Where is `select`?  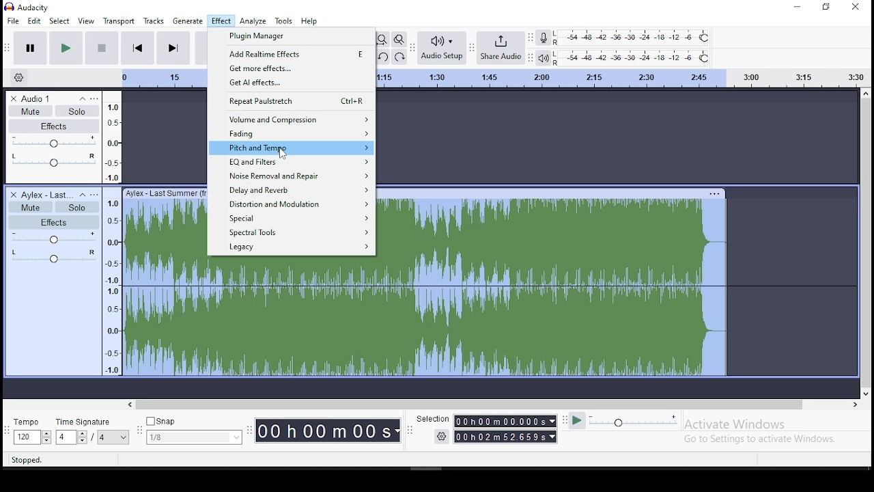 select is located at coordinates (58, 20).